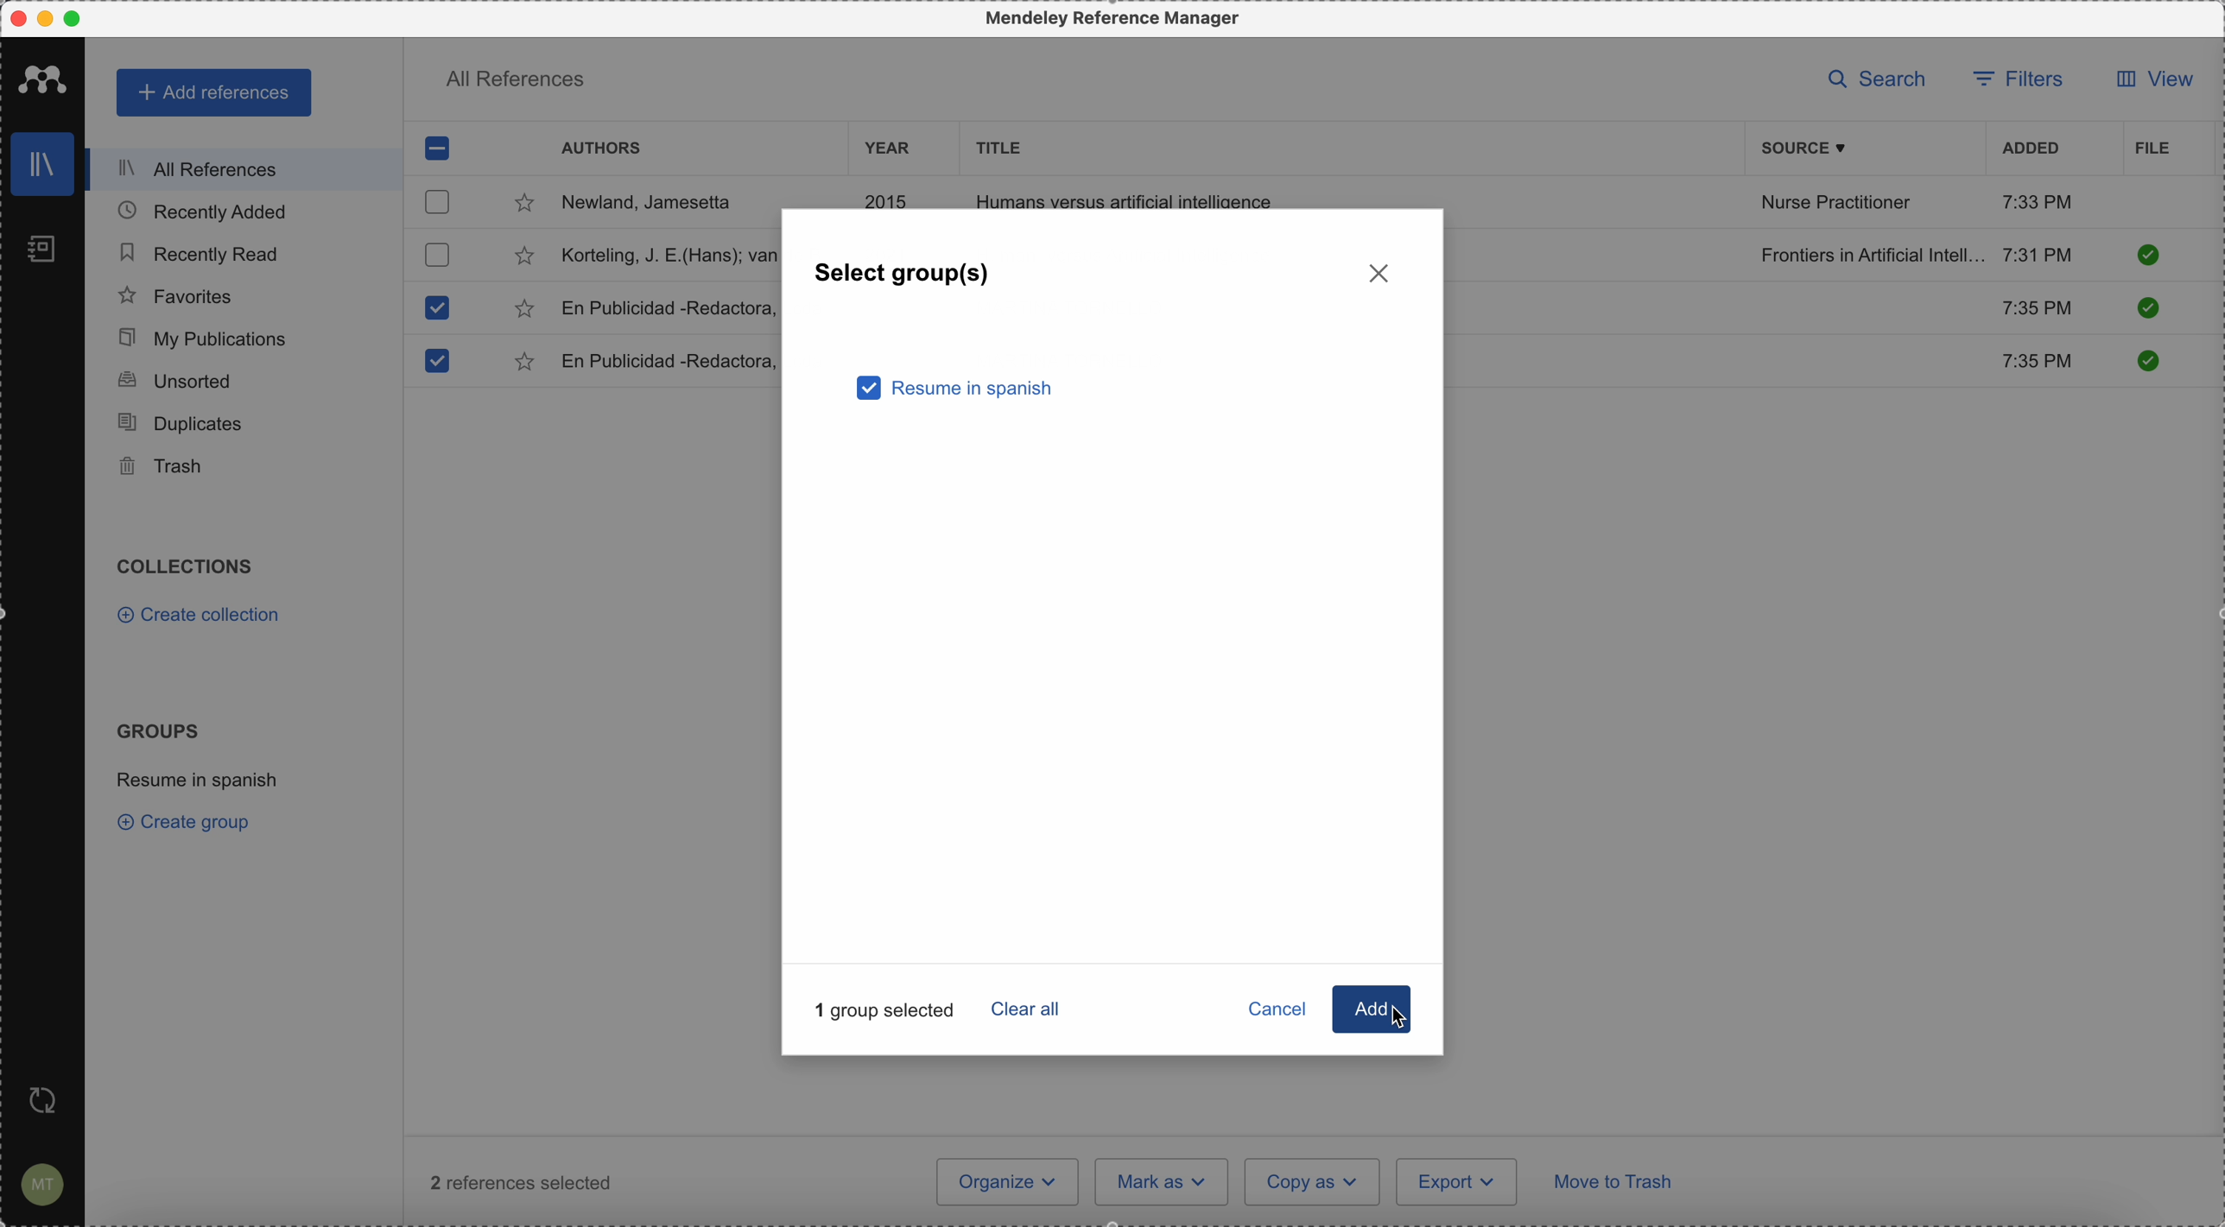 The image size is (2225, 1227). I want to click on Mendeley Referencen Manager, so click(1117, 19).